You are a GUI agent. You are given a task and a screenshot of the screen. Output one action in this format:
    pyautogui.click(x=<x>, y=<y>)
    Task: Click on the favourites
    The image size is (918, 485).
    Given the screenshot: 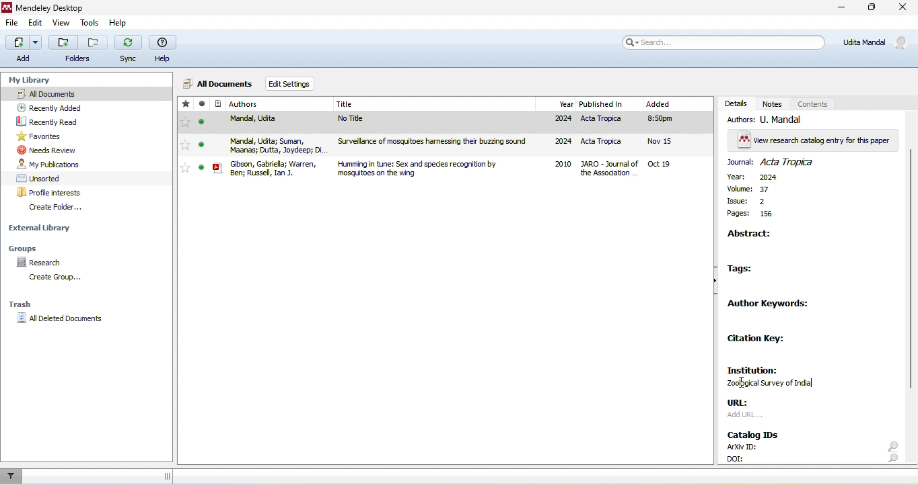 What is the action you would take?
    pyautogui.click(x=44, y=136)
    